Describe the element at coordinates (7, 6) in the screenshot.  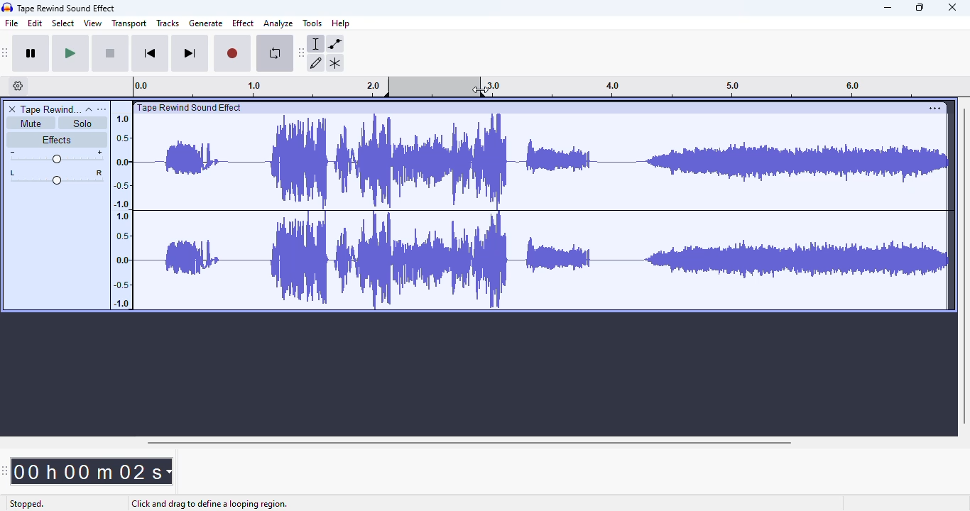
I see `logo` at that location.